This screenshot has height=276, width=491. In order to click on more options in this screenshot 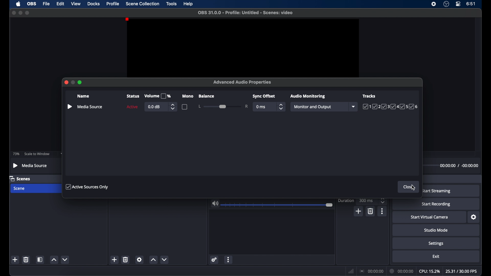, I will do `click(229, 260)`.